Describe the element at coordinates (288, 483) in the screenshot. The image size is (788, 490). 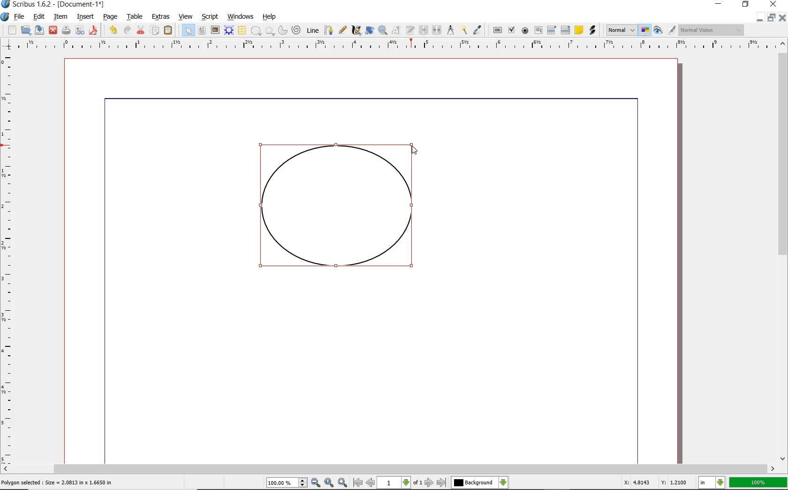
I see `zoom ` at that location.